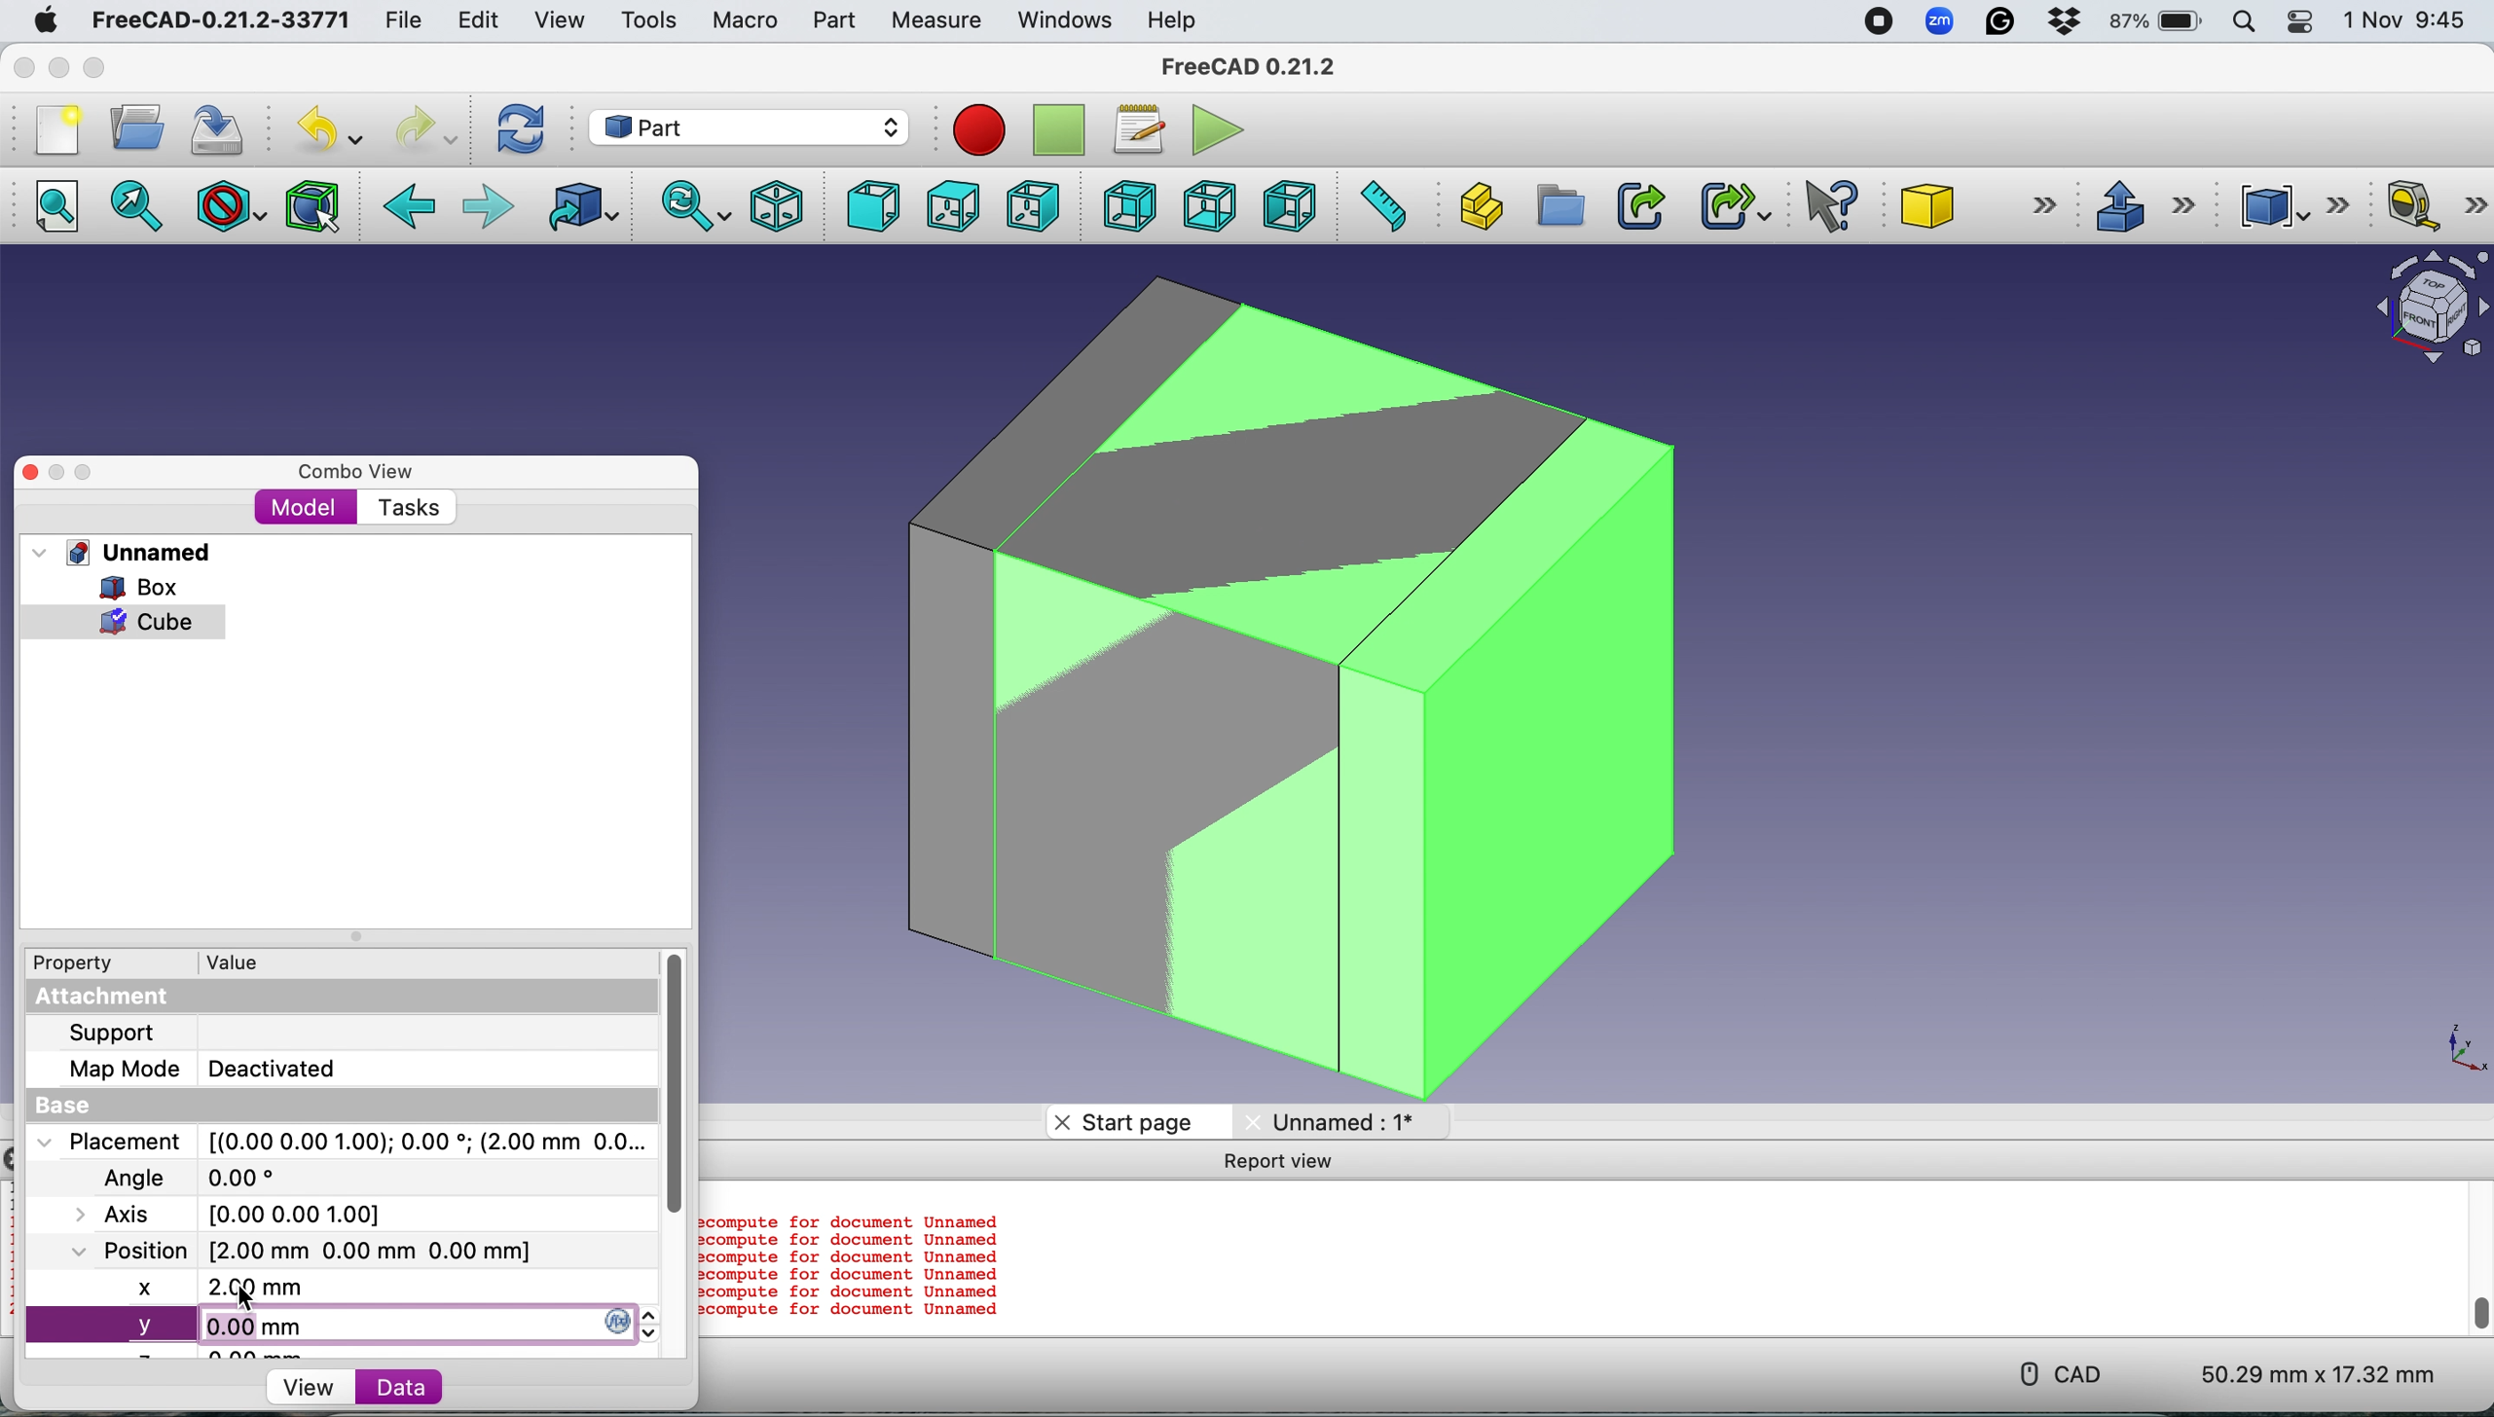 Image resolution: width=2494 pixels, height=1417 pixels. What do you see at coordinates (1351, 1121) in the screenshot?
I see `Unnamed: 1*` at bounding box center [1351, 1121].